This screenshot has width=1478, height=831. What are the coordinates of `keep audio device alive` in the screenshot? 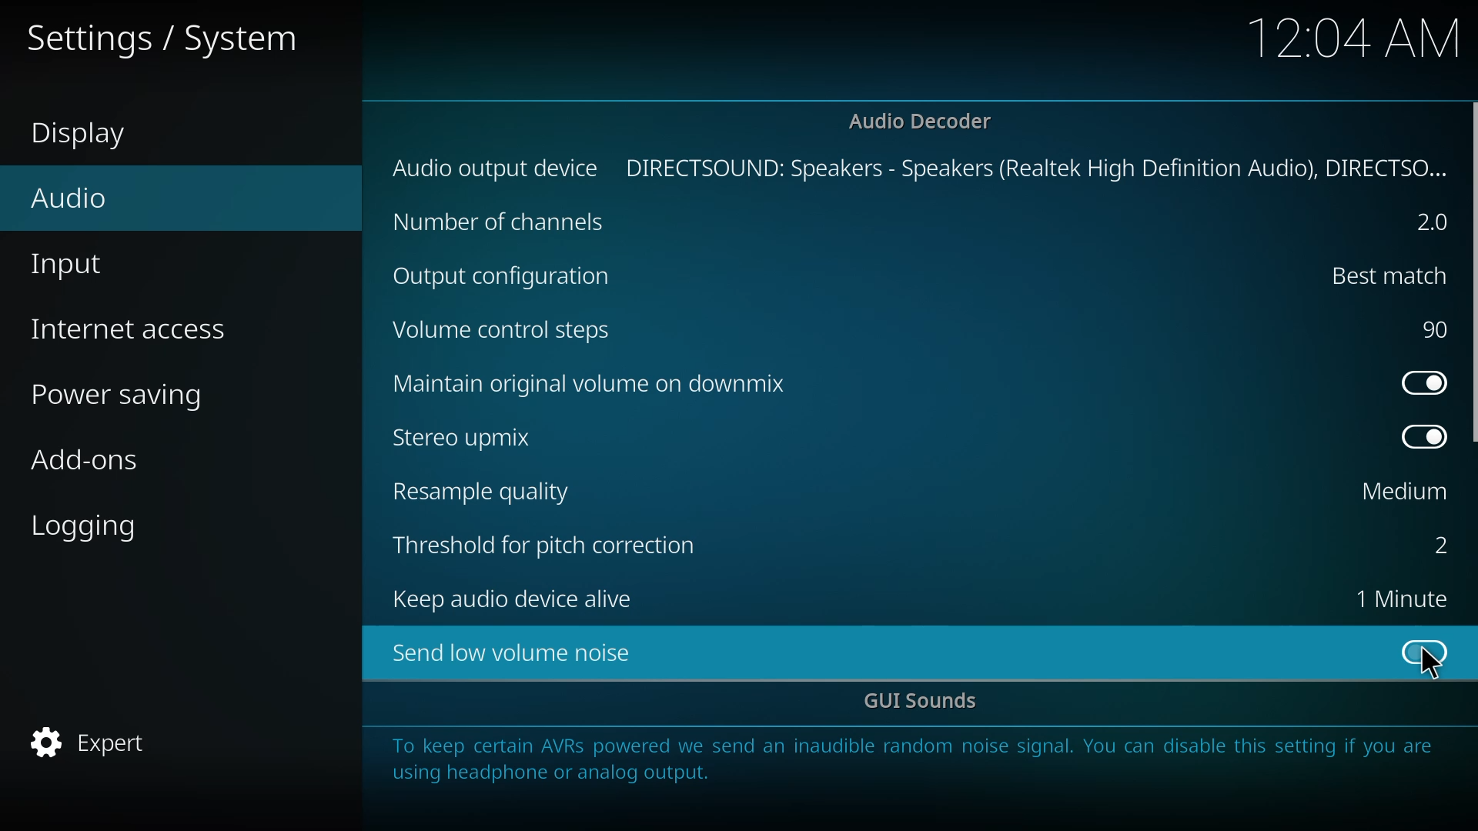 It's located at (522, 601).